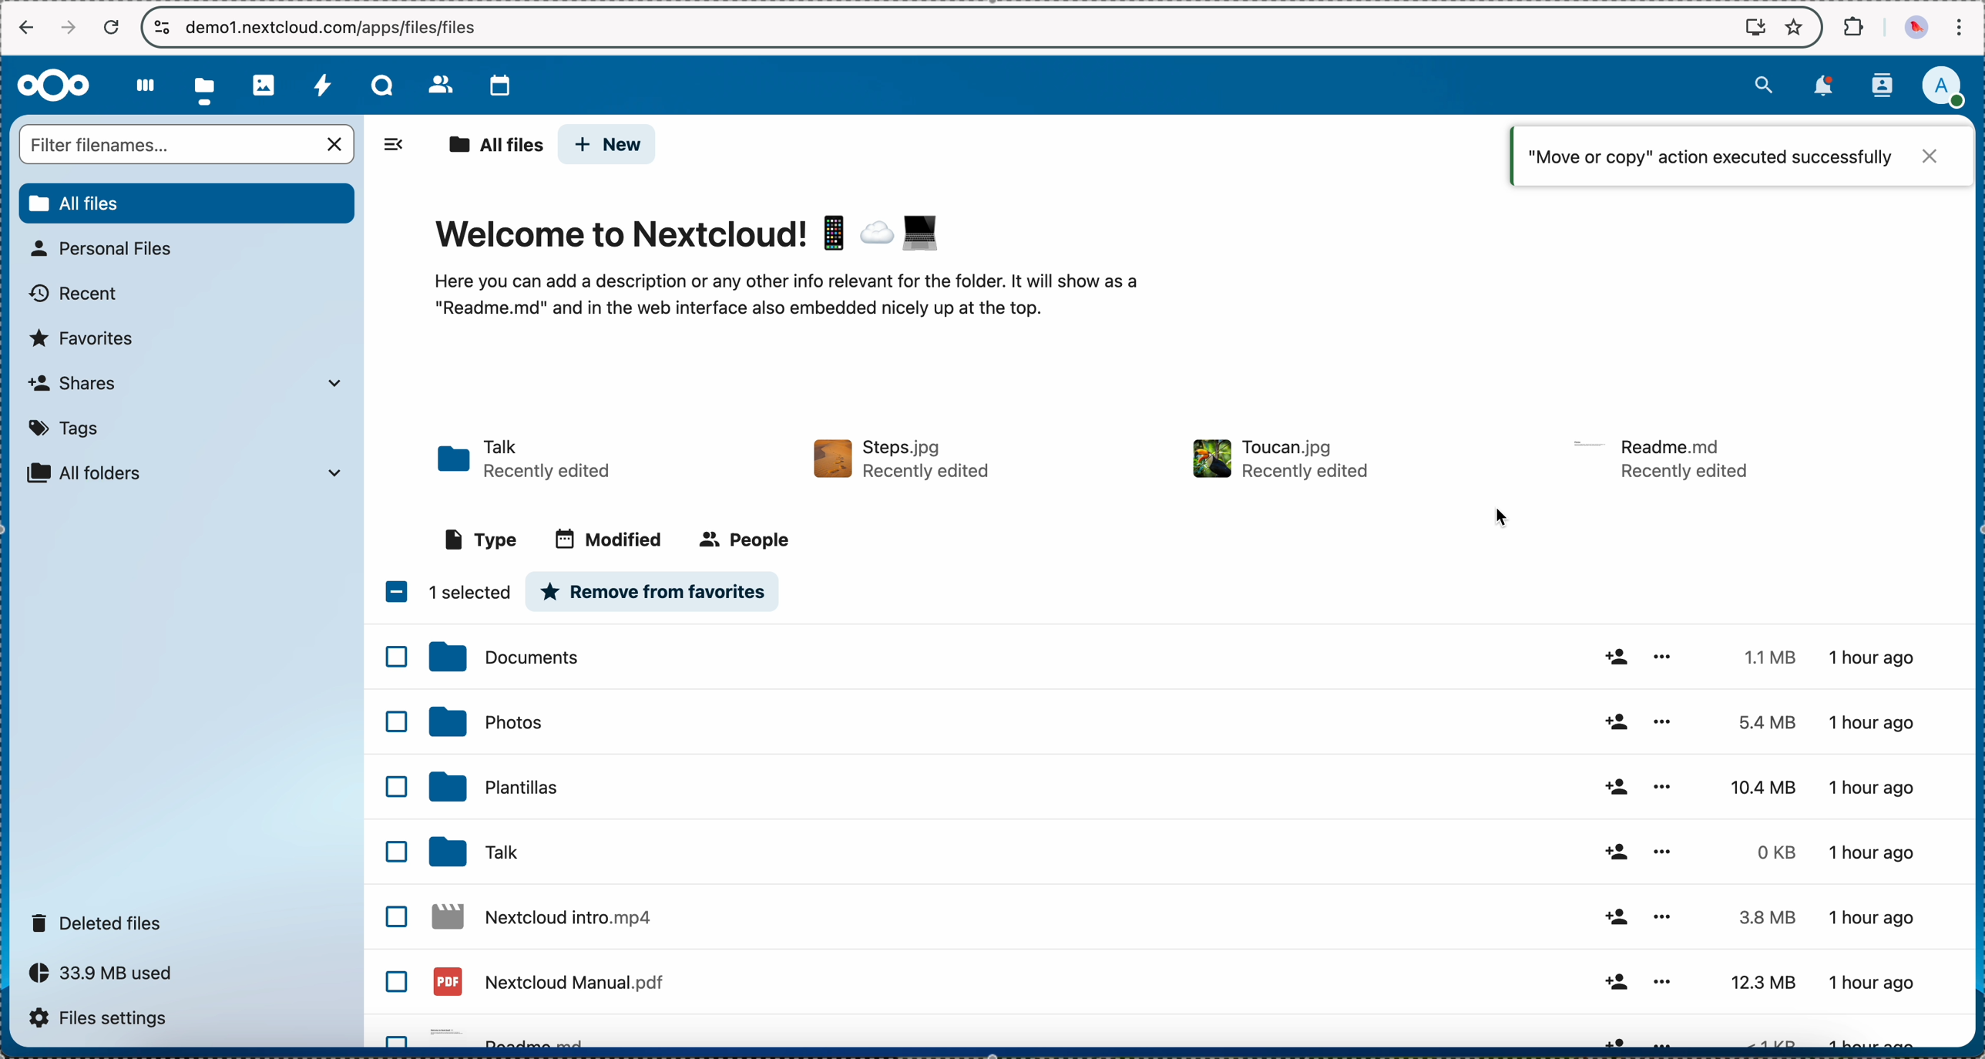 This screenshot has width=1985, height=1059. I want to click on file, so click(905, 459).